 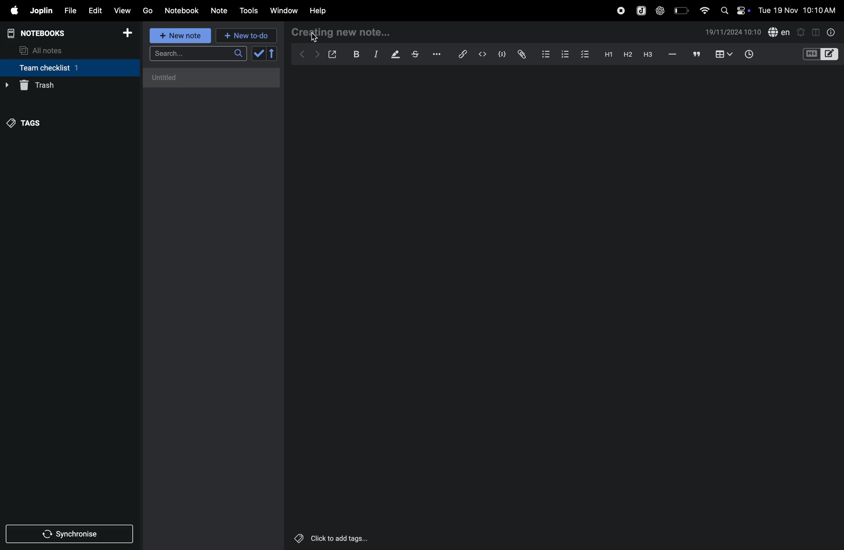 What do you see at coordinates (724, 10) in the screenshot?
I see `search` at bounding box center [724, 10].